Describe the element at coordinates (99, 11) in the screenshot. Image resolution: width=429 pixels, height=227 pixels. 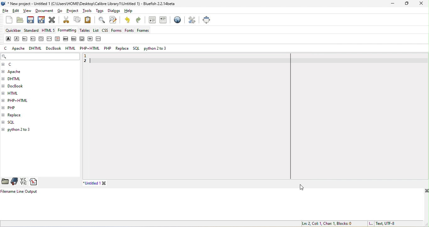
I see `tags` at that location.